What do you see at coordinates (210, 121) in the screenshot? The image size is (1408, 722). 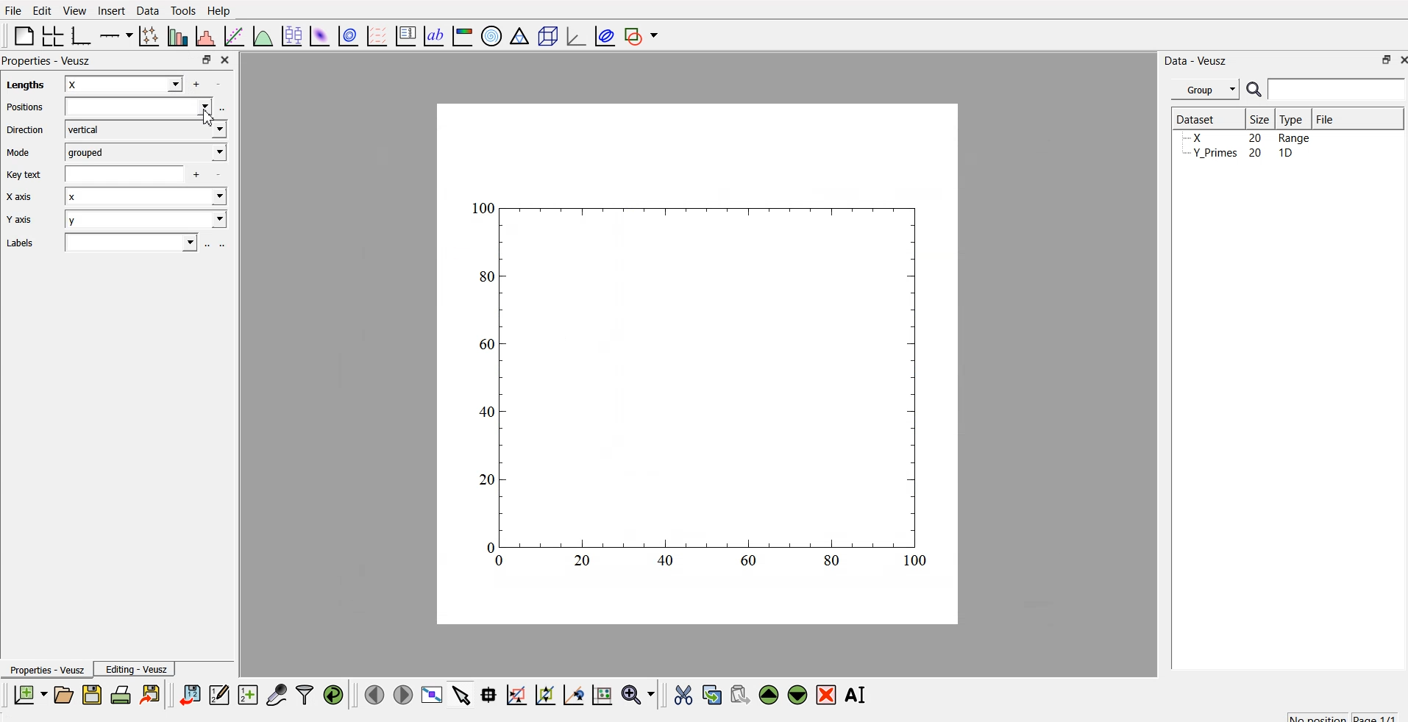 I see `cursor` at bounding box center [210, 121].